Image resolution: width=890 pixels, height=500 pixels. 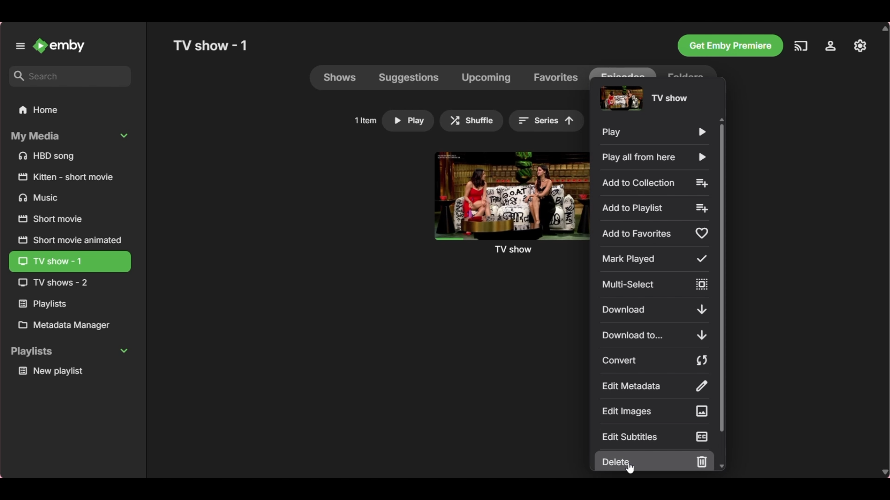 I want to click on Download, so click(x=654, y=309).